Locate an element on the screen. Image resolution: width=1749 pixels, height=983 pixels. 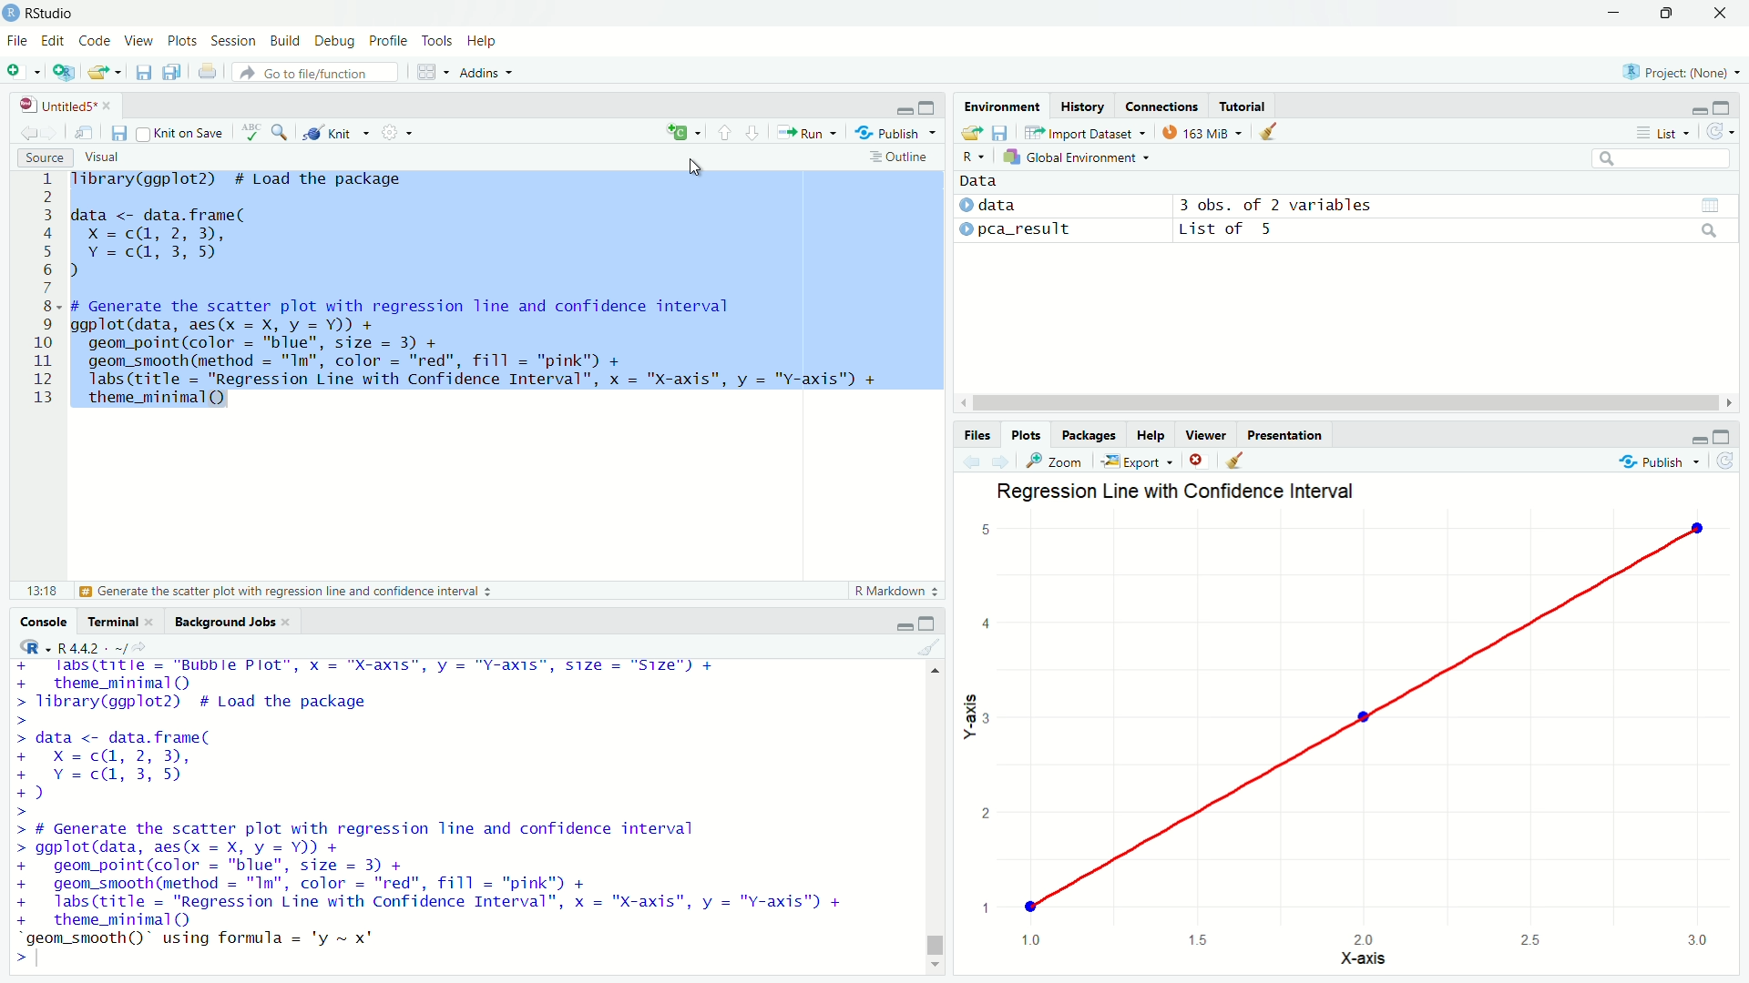
expand is located at coordinates (929, 106).